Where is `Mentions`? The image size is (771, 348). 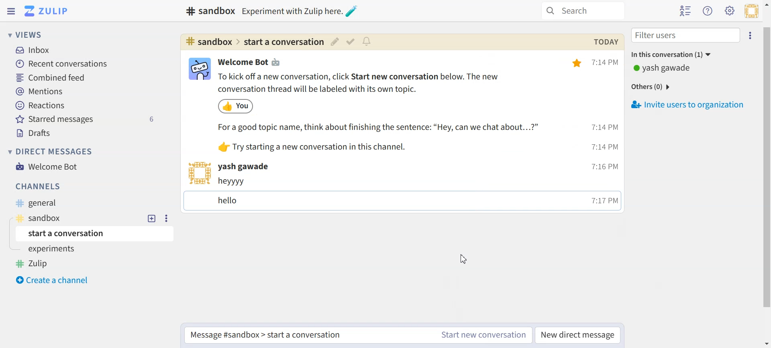
Mentions is located at coordinates (40, 91).